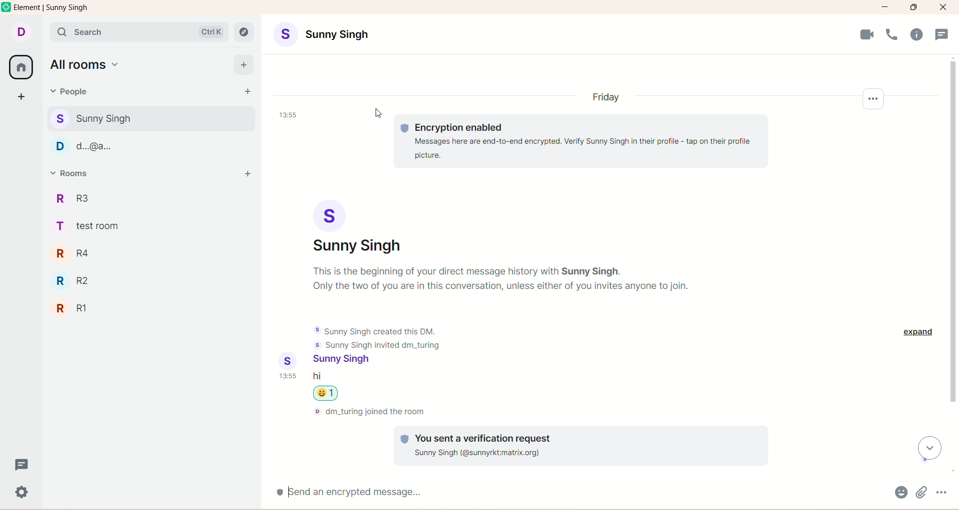 This screenshot has width=959, height=510. What do you see at coordinates (21, 98) in the screenshot?
I see `create a space` at bounding box center [21, 98].